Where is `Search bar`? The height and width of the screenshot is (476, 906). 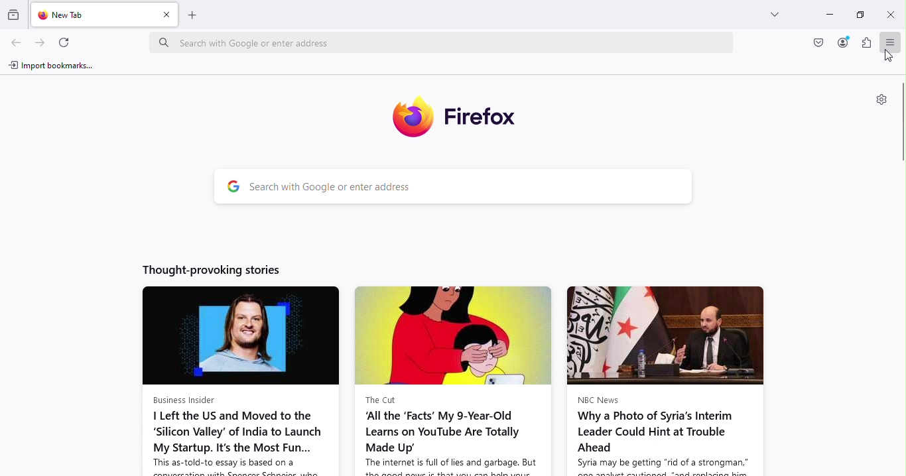 Search bar is located at coordinates (472, 187).